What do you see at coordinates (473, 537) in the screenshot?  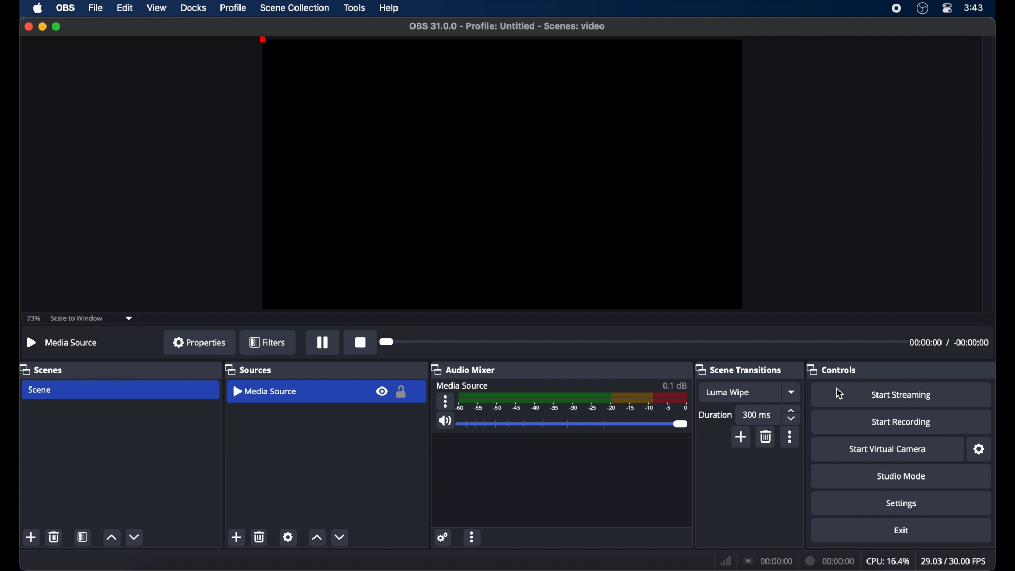 I see `more options` at bounding box center [473, 537].